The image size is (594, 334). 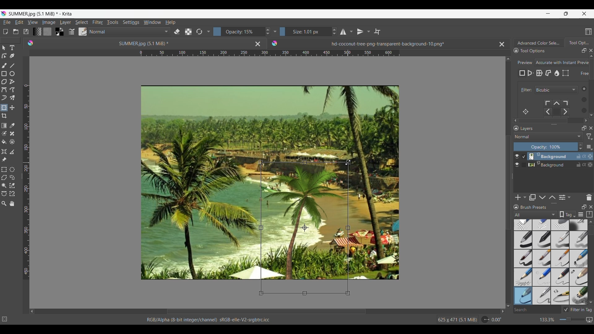 I want to click on Similar color selection tool, so click(x=12, y=185).